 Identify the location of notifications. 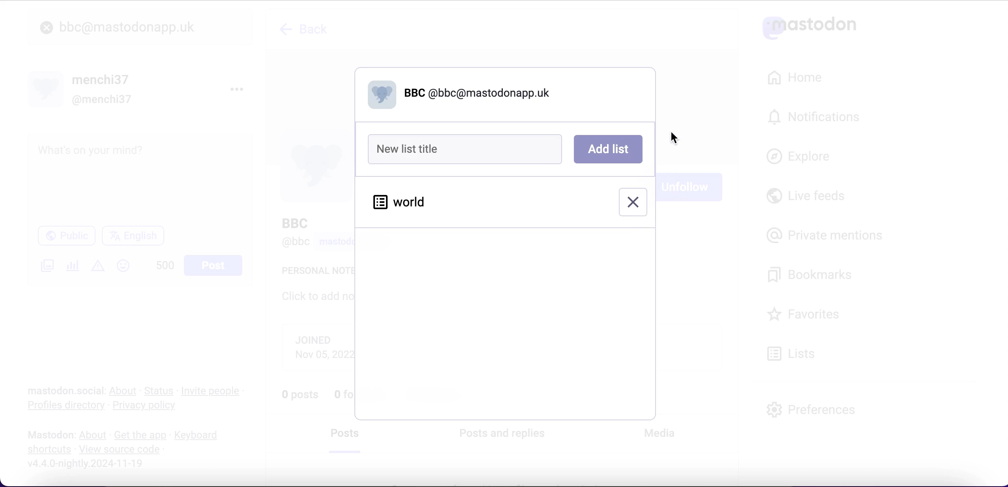
(818, 116).